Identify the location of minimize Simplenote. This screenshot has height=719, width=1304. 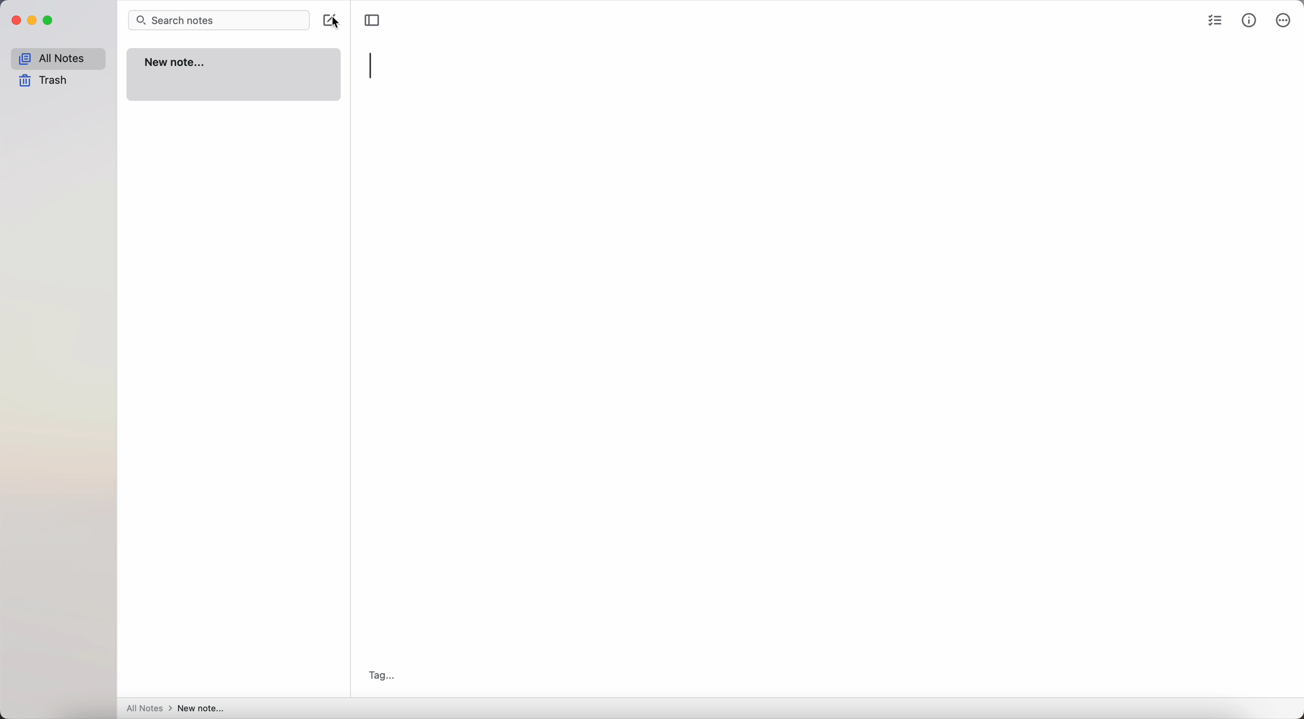
(32, 20).